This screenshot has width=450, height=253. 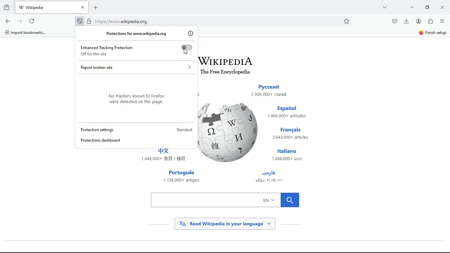 What do you see at coordinates (25, 32) in the screenshot?
I see `A) Import bookmarks...` at bounding box center [25, 32].